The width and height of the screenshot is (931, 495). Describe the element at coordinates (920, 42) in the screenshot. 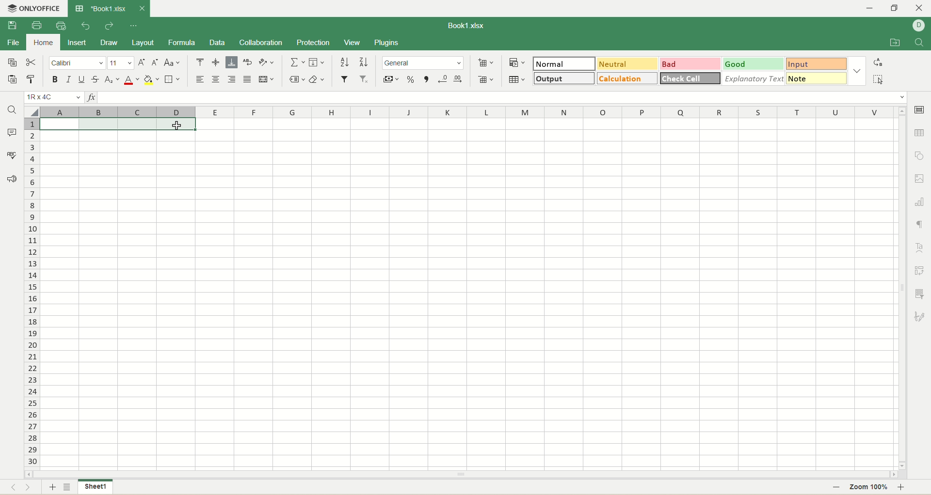

I see `find` at that location.